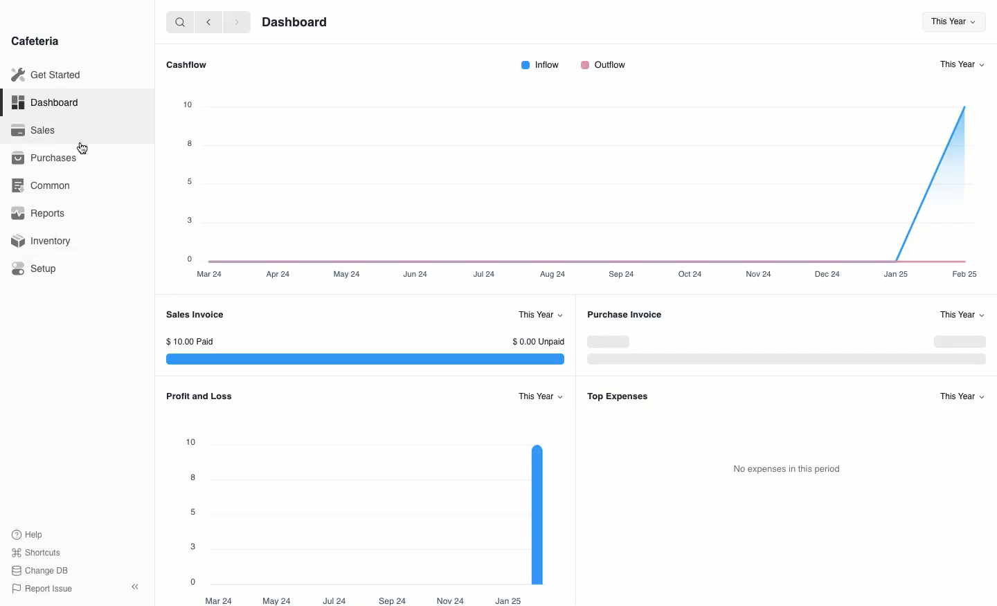 Image resolution: width=997 pixels, height=606 pixels. Describe the element at coordinates (508, 600) in the screenshot. I see `Jan 25` at that location.